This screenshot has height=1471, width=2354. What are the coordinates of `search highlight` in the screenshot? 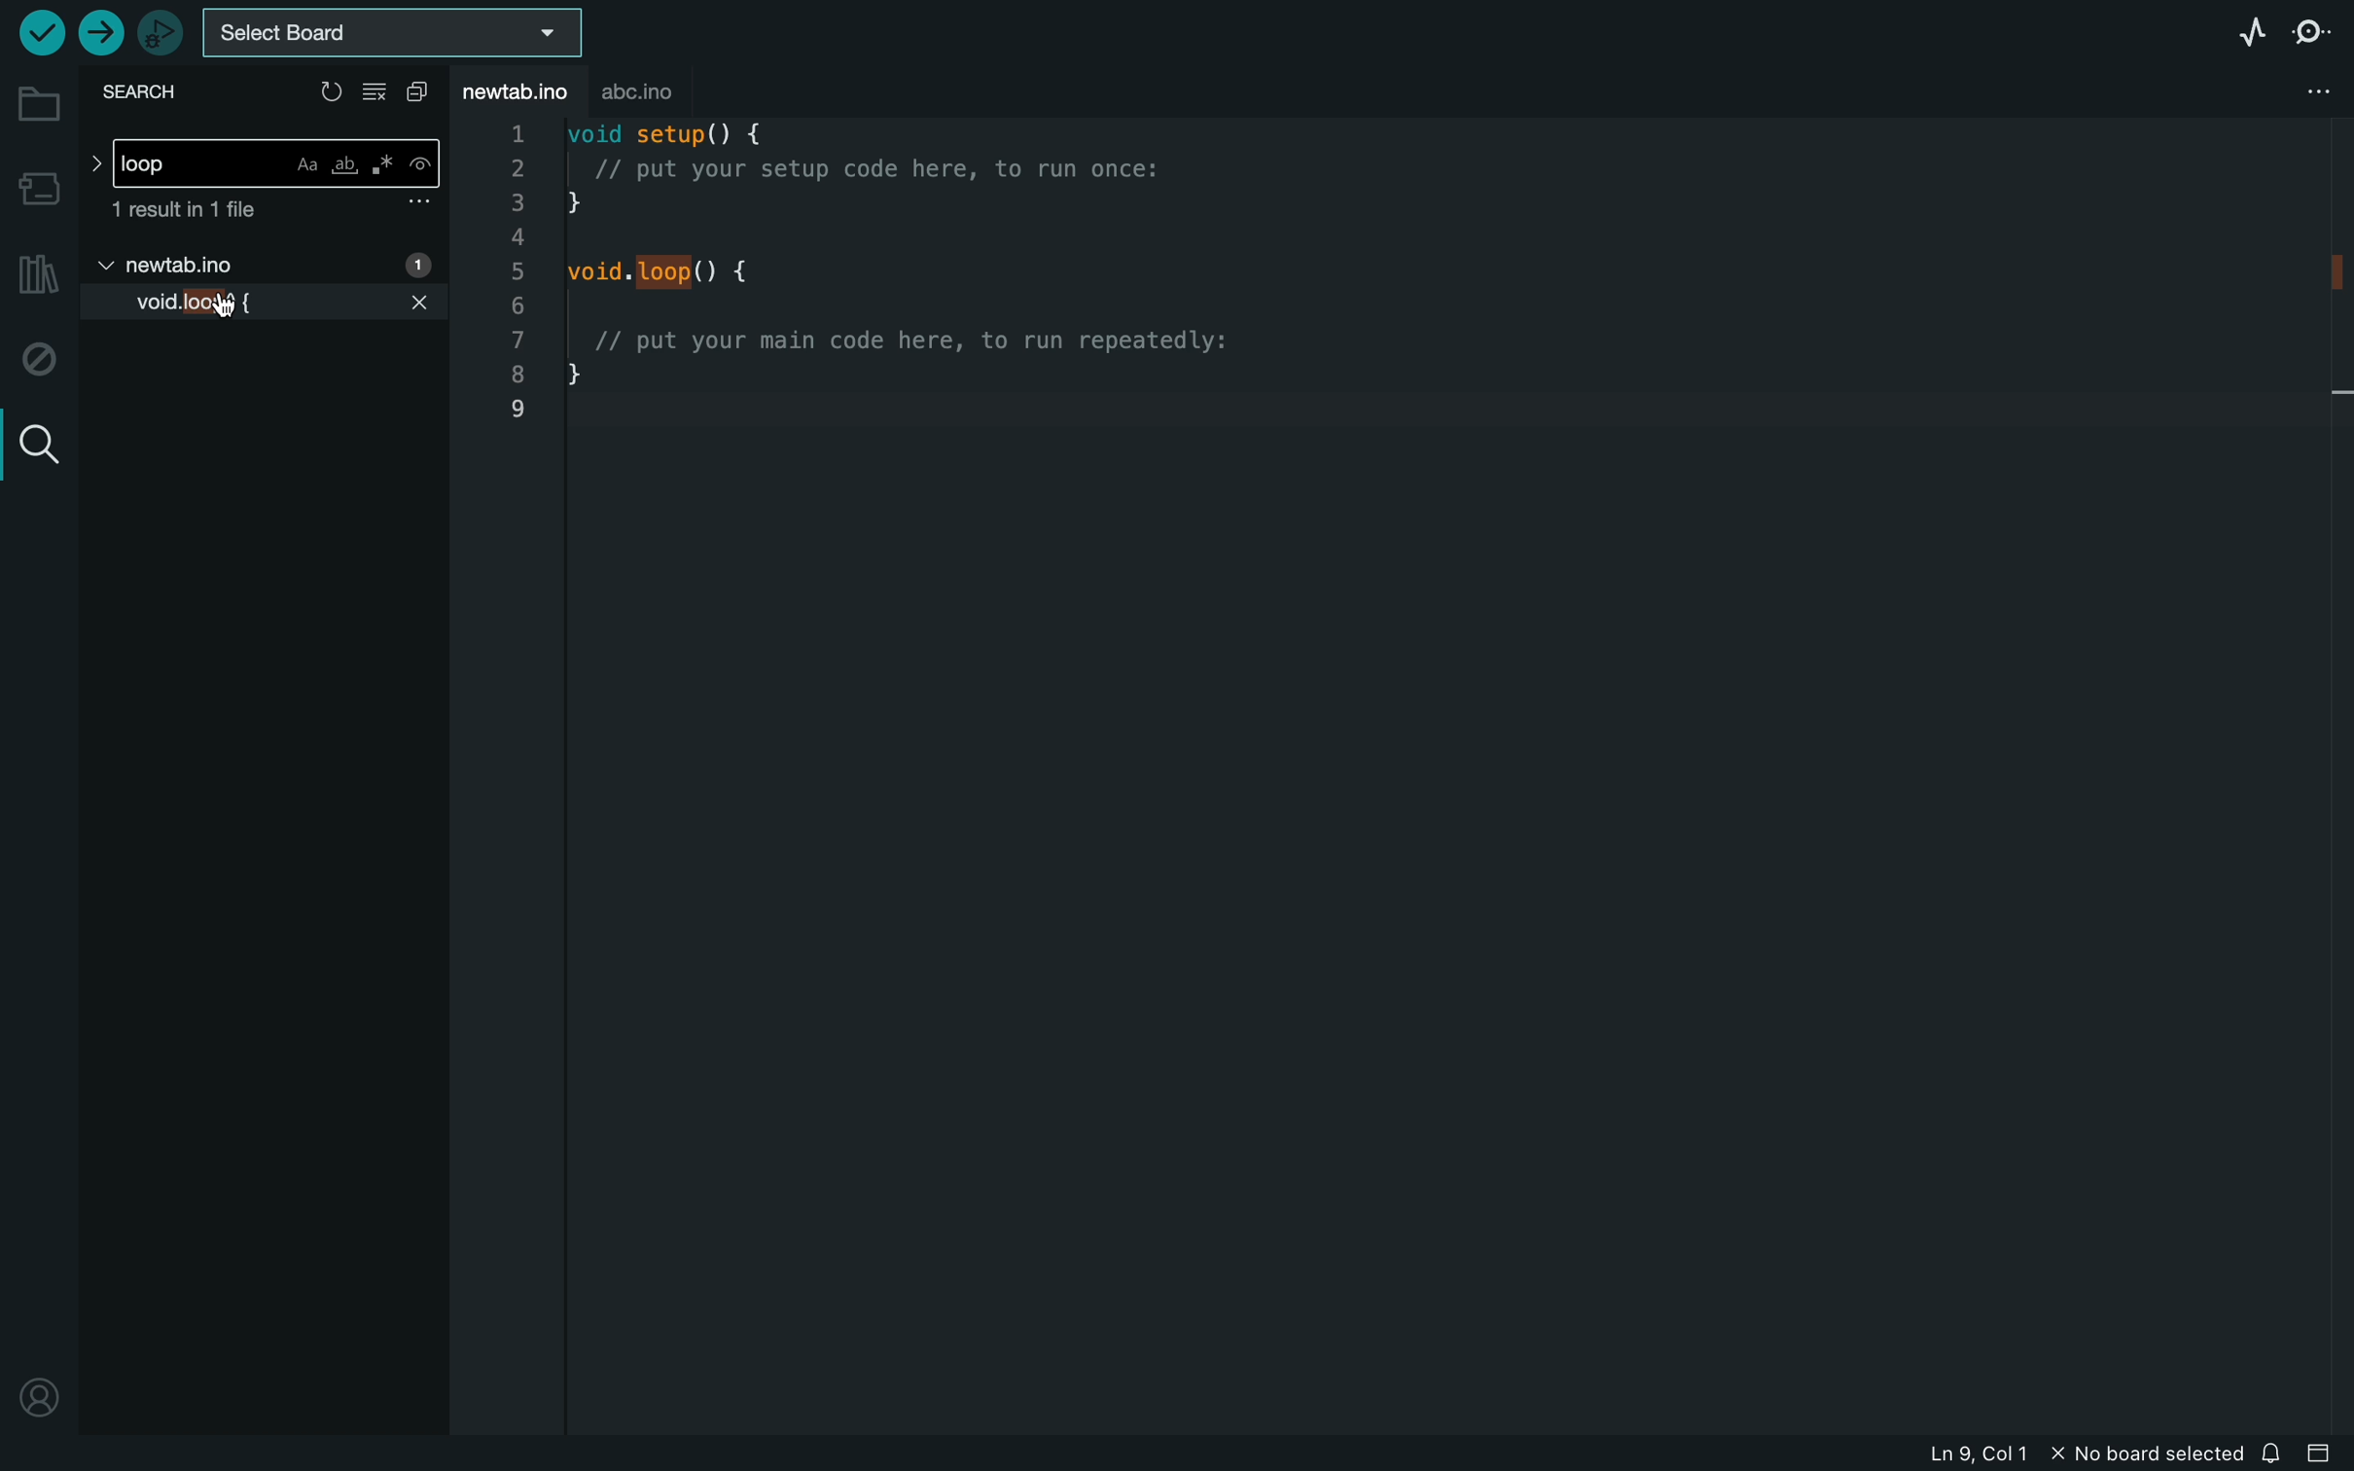 It's located at (668, 272).